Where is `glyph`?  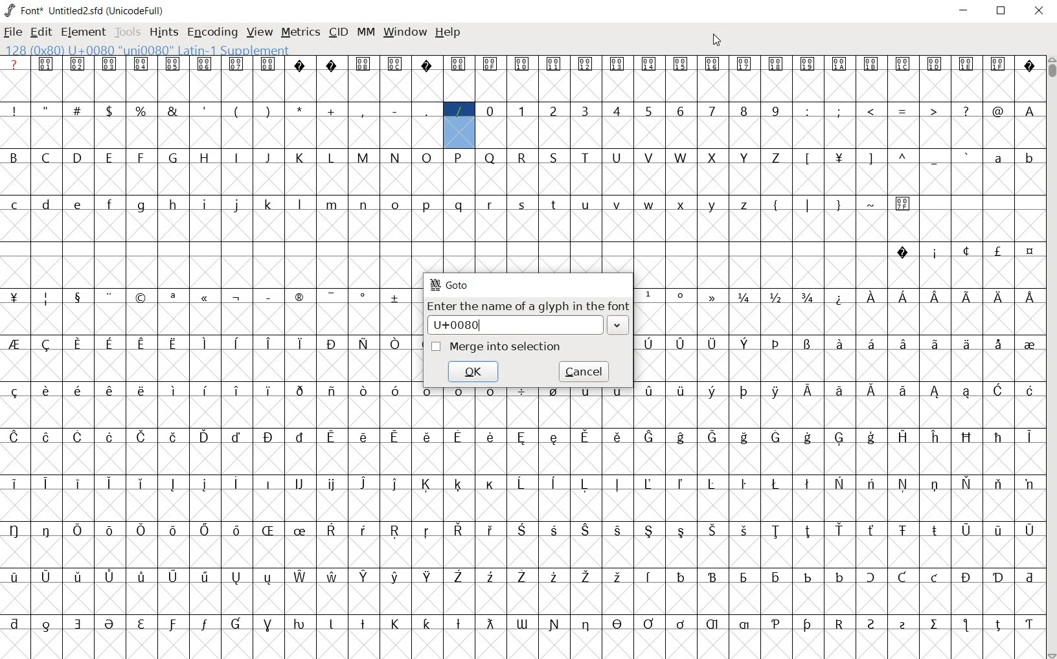
glyph is located at coordinates (269, 343).